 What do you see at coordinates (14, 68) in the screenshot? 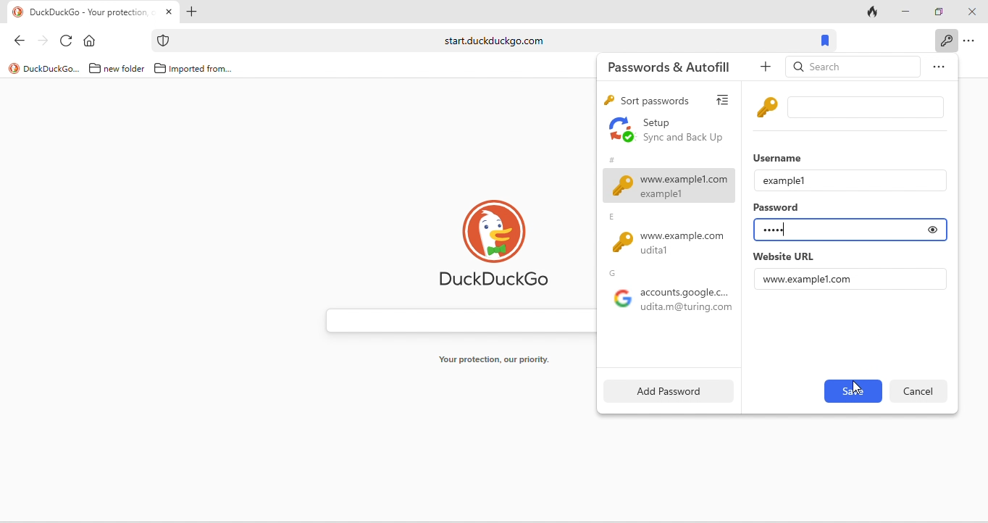
I see `logo` at bounding box center [14, 68].